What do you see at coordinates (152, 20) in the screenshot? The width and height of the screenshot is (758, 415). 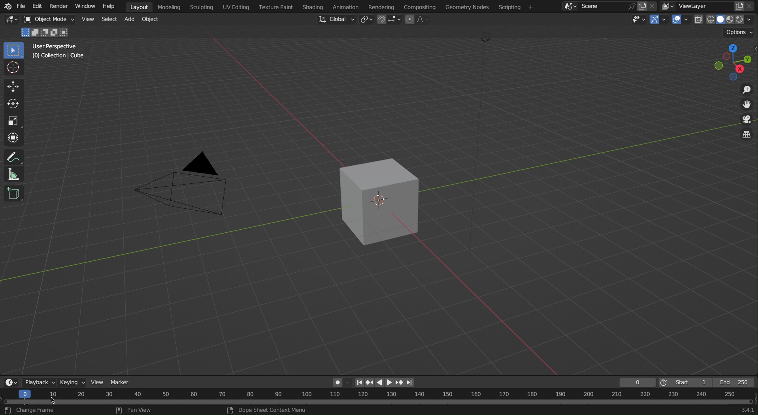 I see `Object` at bounding box center [152, 20].